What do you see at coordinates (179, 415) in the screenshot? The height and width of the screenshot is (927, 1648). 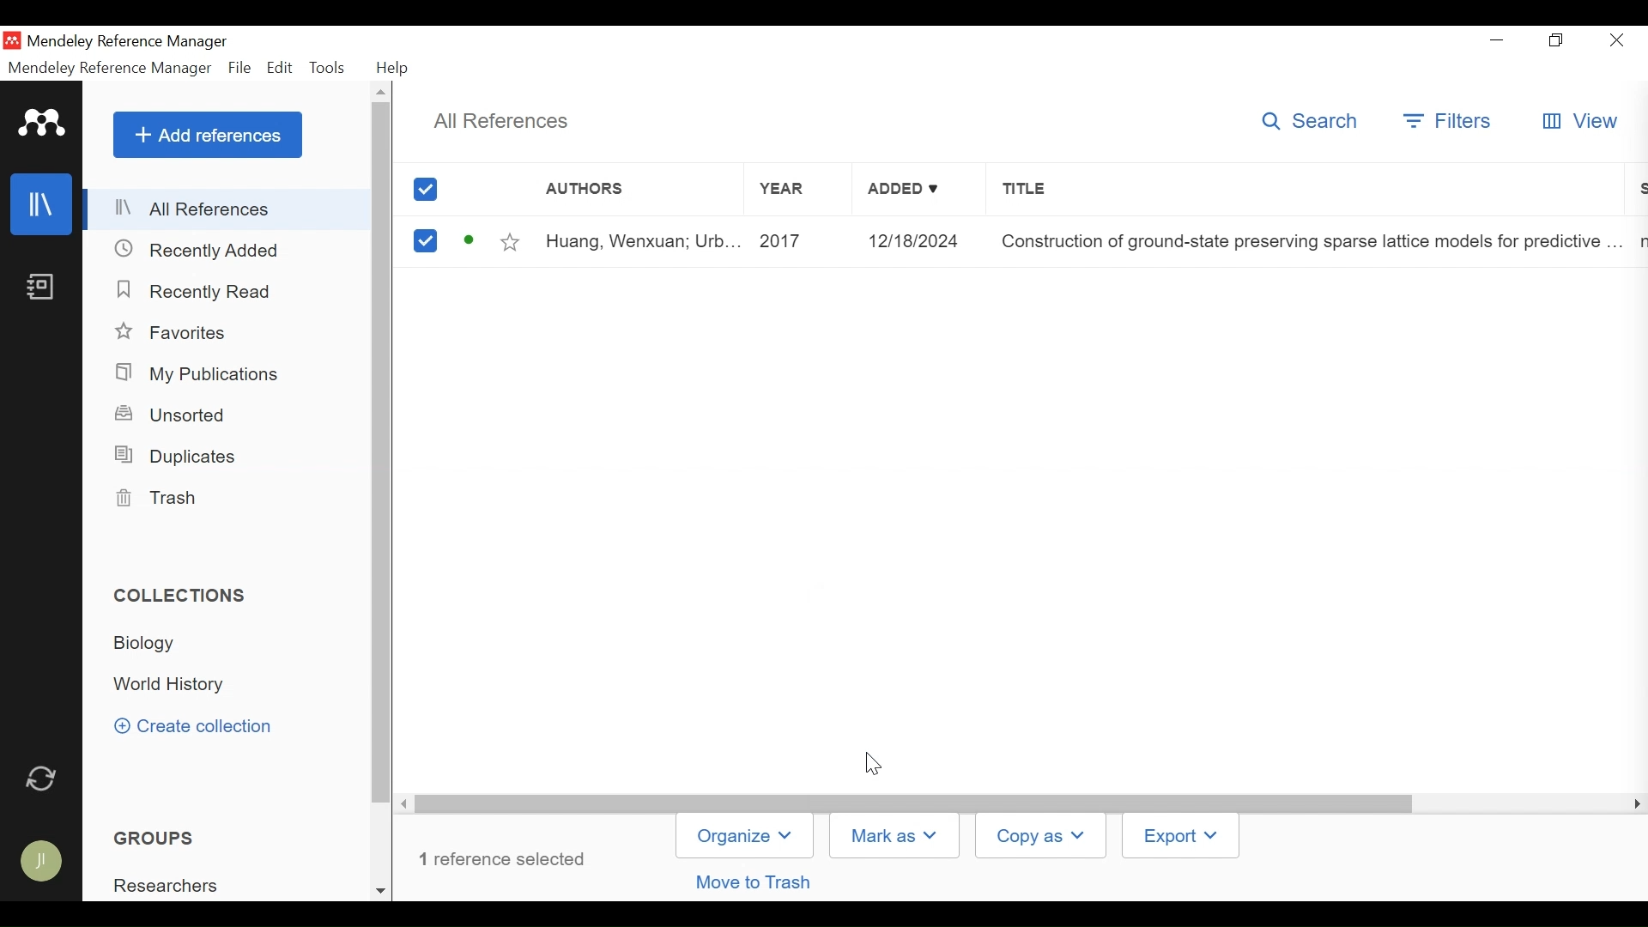 I see `Unsorted` at bounding box center [179, 415].